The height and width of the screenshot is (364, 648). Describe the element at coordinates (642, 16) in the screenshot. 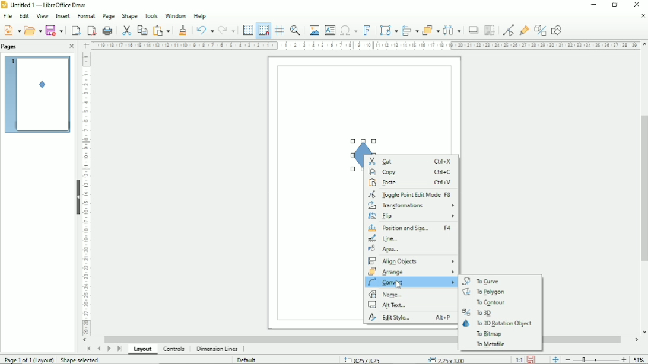

I see `Close` at that location.